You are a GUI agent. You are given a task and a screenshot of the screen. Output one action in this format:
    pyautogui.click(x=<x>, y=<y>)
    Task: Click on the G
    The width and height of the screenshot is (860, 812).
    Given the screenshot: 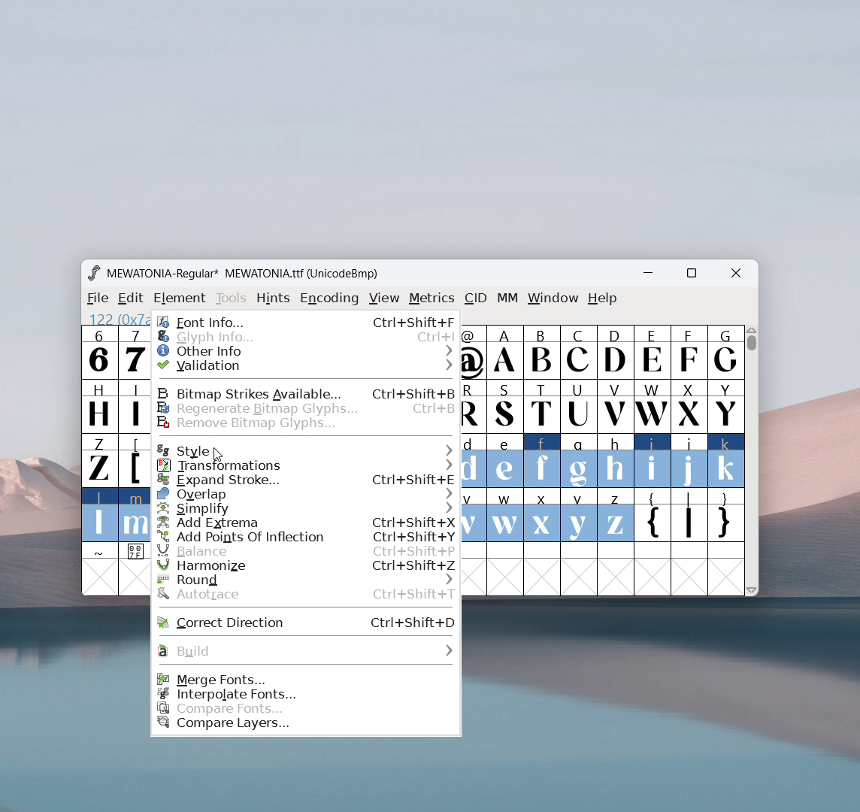 What is the action you would take?
    pyautogui.click(x=725, y=352)
    